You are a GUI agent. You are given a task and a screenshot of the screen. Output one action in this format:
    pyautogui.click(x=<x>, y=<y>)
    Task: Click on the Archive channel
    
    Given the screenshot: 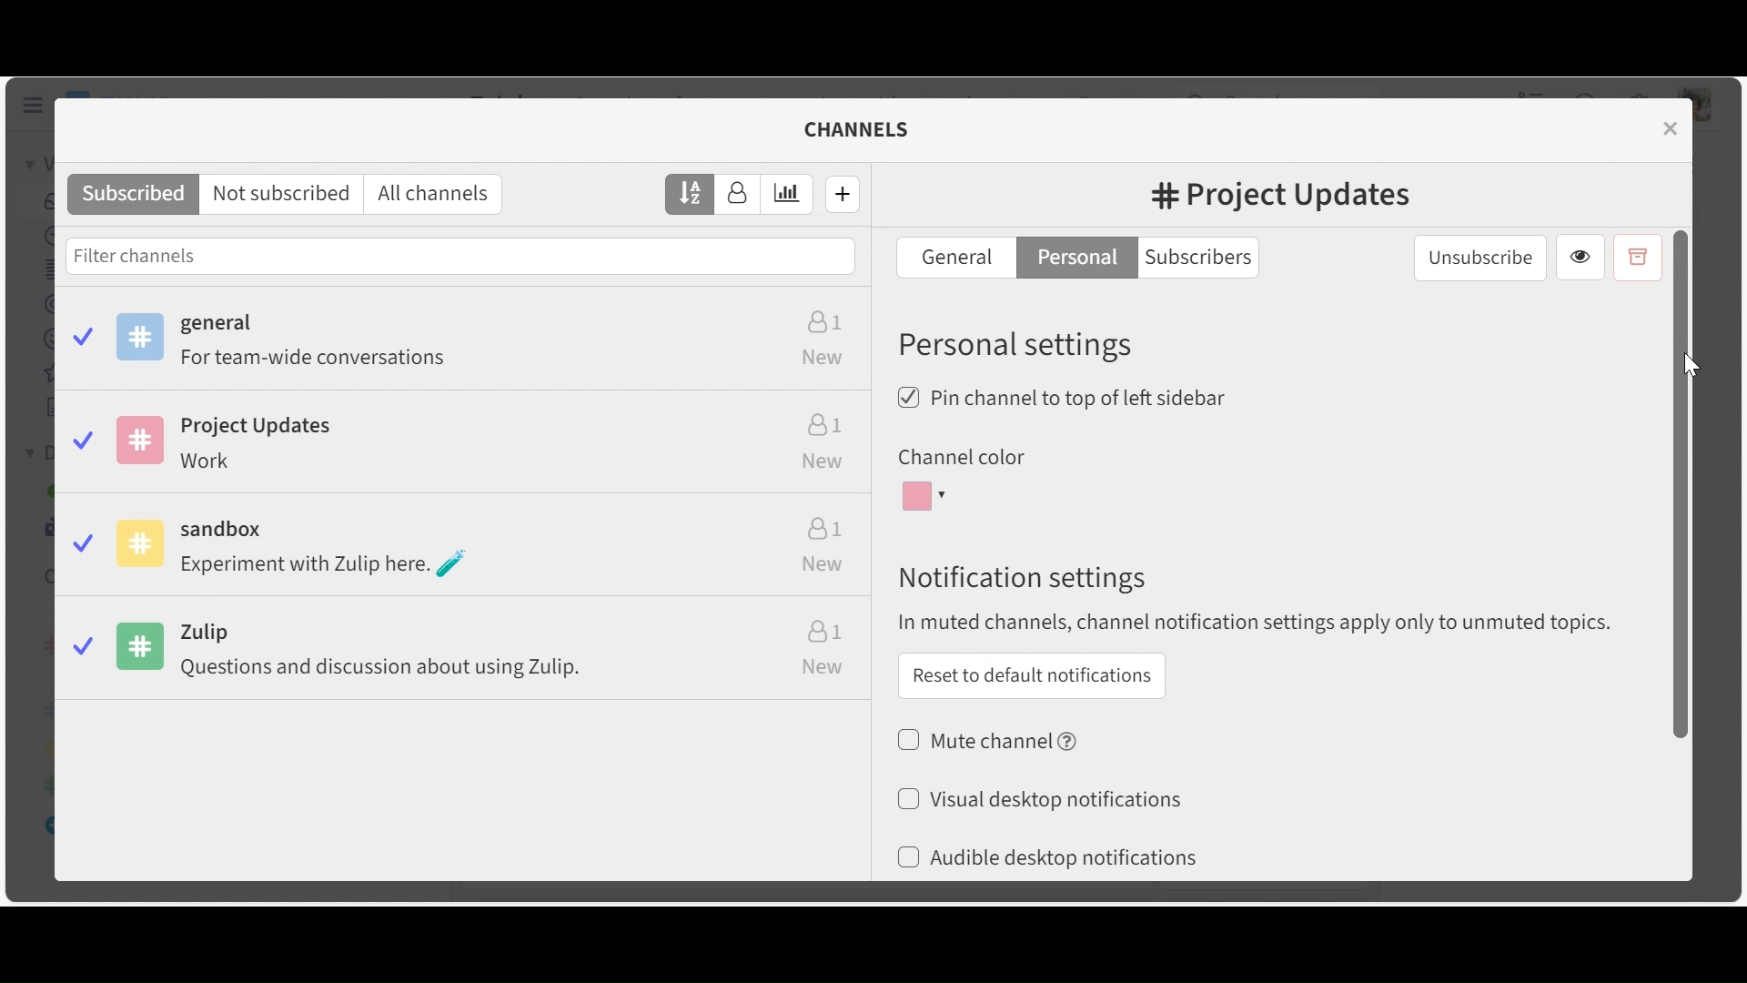 What is the action you would take?
    pyautogui.click(x=1637, y=258)
    